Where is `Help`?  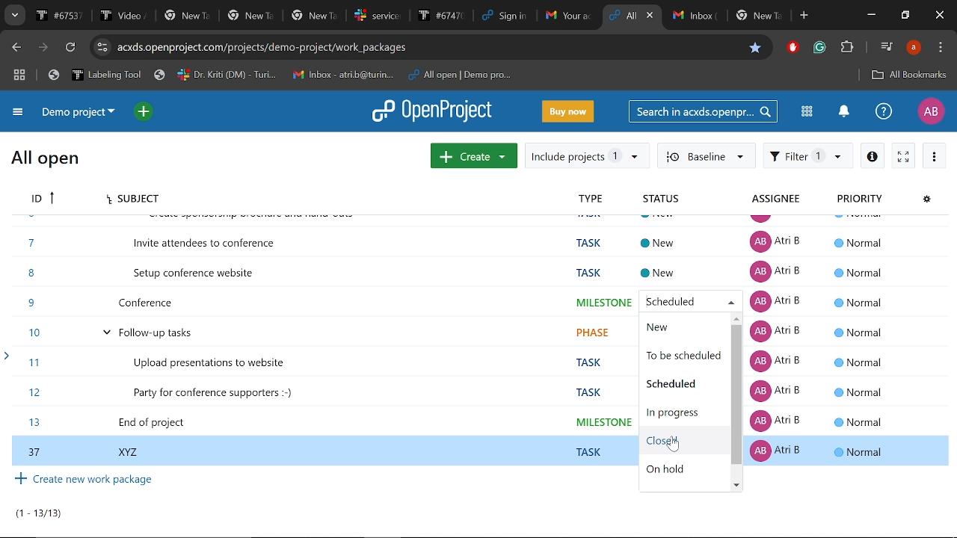
Help is located at coordinates (884, 111).